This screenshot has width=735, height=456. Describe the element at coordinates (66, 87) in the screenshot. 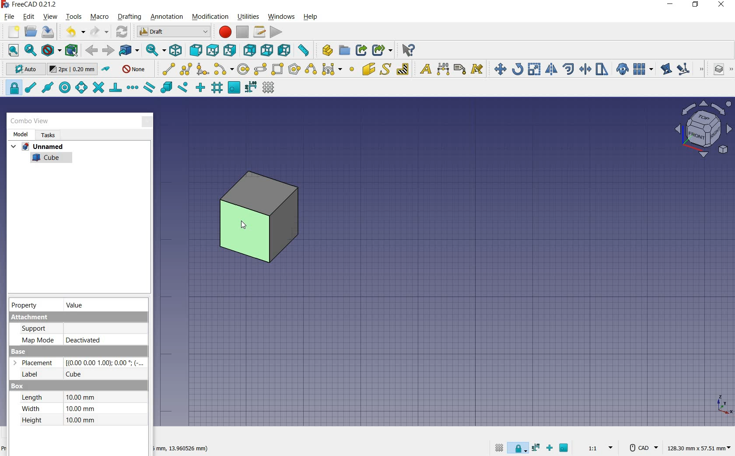

I see `snap center` at that location.